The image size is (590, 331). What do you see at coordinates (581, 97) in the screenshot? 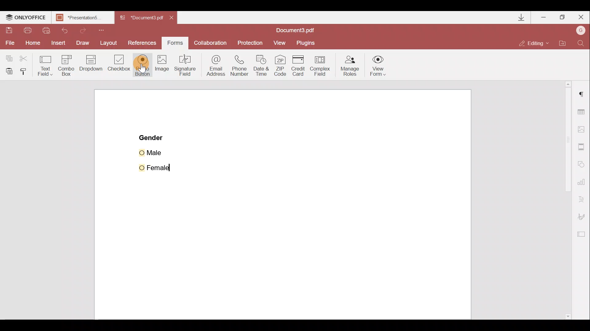
I see `Paragraph settings` at bounding box center [581, 97].